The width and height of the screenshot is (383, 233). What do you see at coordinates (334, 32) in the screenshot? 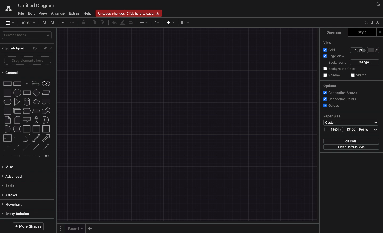
I see `Diagram` at bounding box center [334, 32].